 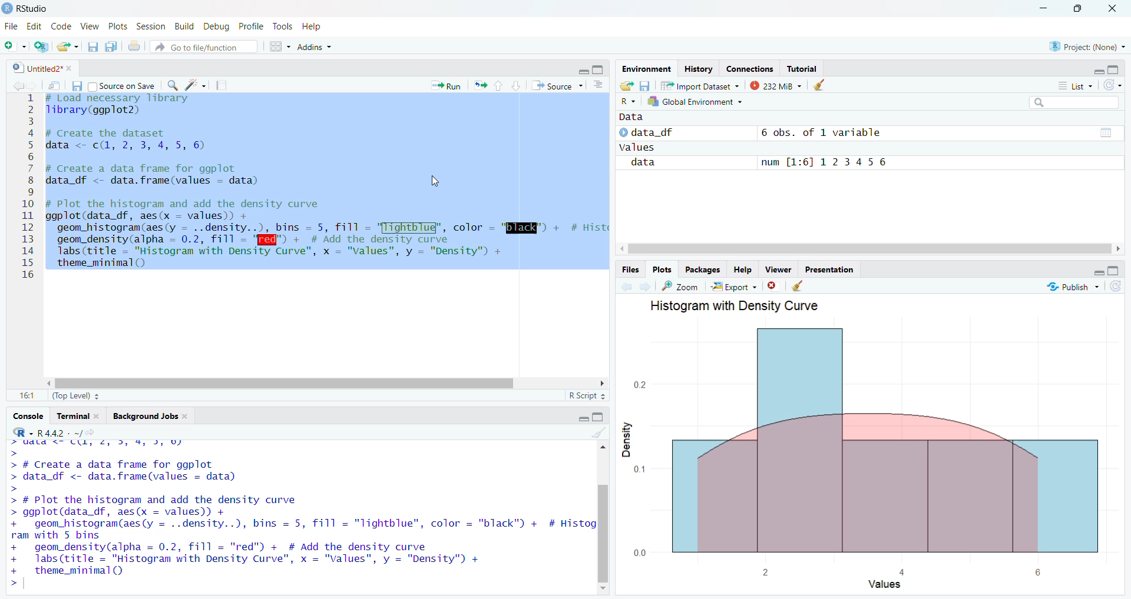 I want to click on view the current working directory, so click(x=91, y=432).